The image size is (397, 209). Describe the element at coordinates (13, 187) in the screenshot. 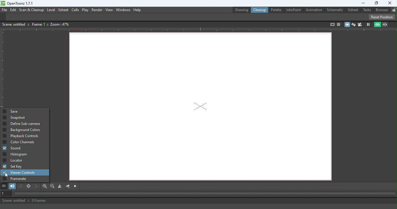

I see `Soundtrack` at that location.